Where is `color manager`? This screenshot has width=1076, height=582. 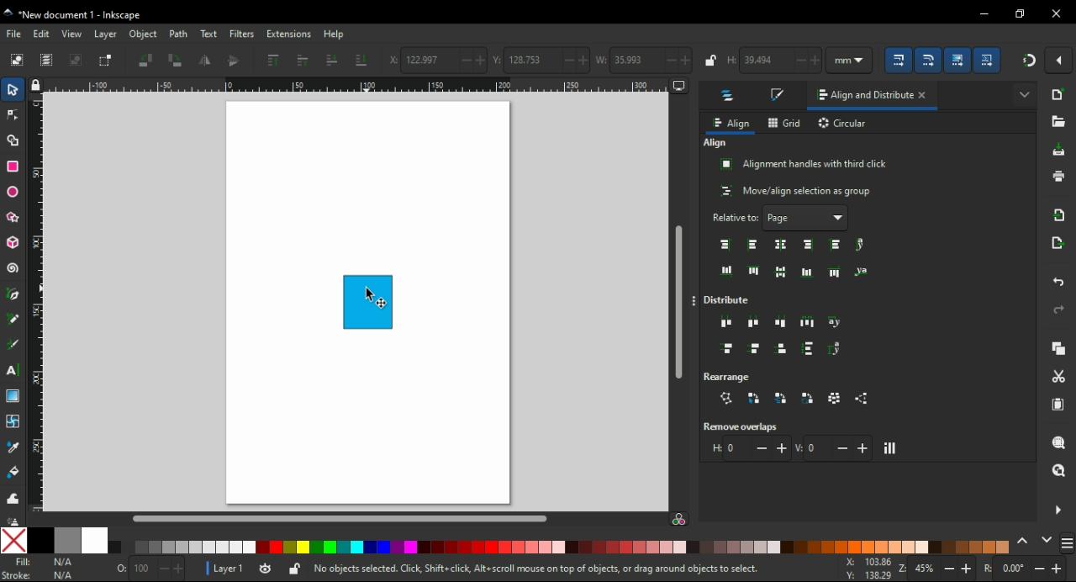
color manager is located at coordinates (684, 521).